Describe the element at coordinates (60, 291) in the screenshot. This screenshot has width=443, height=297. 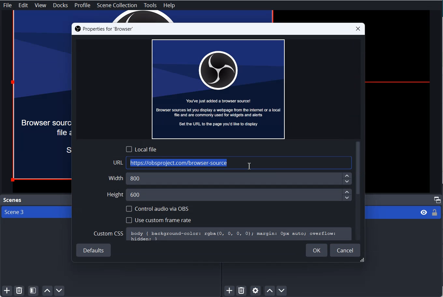
I see `Move scene Down` at that location.